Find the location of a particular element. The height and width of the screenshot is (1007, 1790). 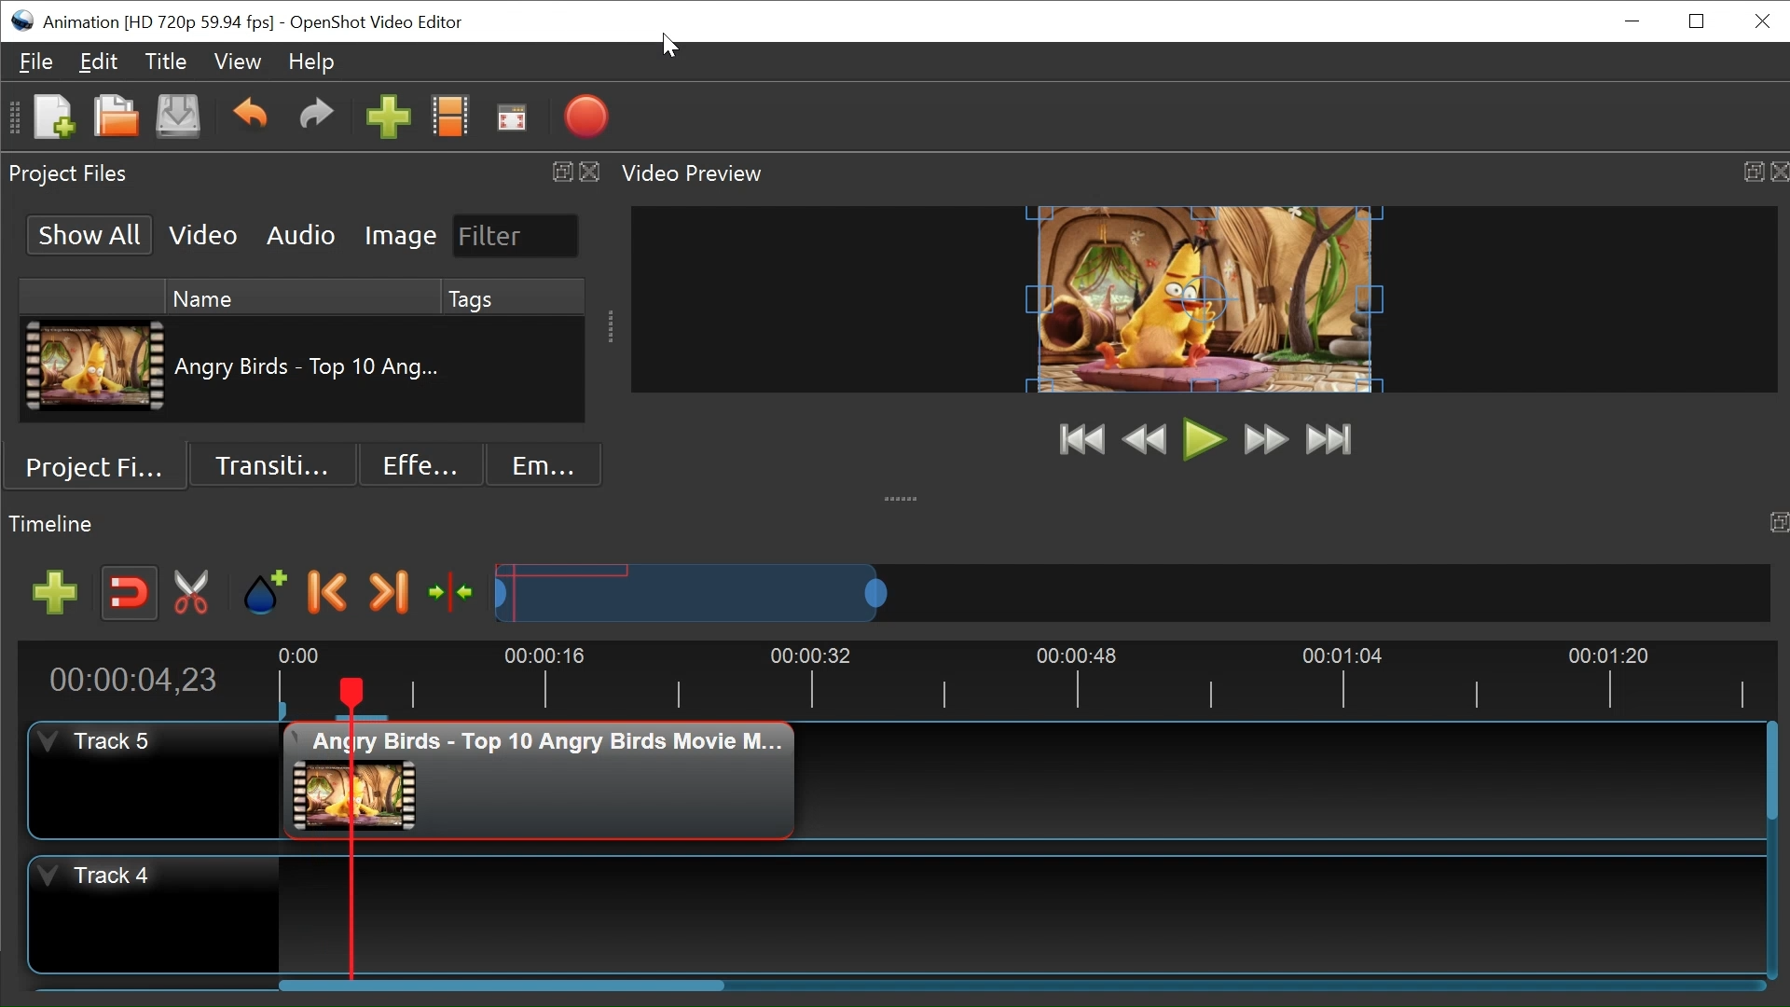

Clip Name is located at coordinates (310, 368).